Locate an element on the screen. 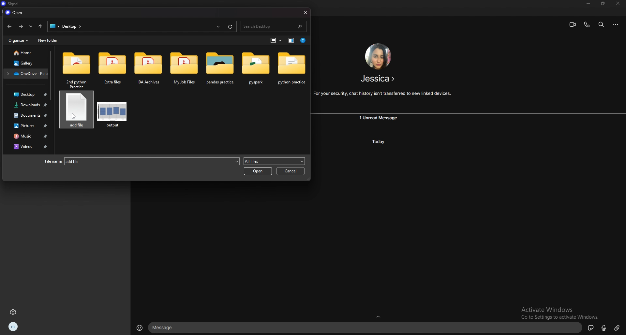  For your security, chat history isn't transferred to new linked devices. is located at coordinates (382, 94).